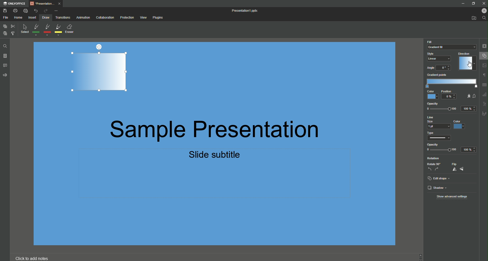 The width and height of the screenshot is (488, 261). What do you see at coordinates (47, 4) in the screenshot?
I see `Tab 1` at bounding box center [47, 4].